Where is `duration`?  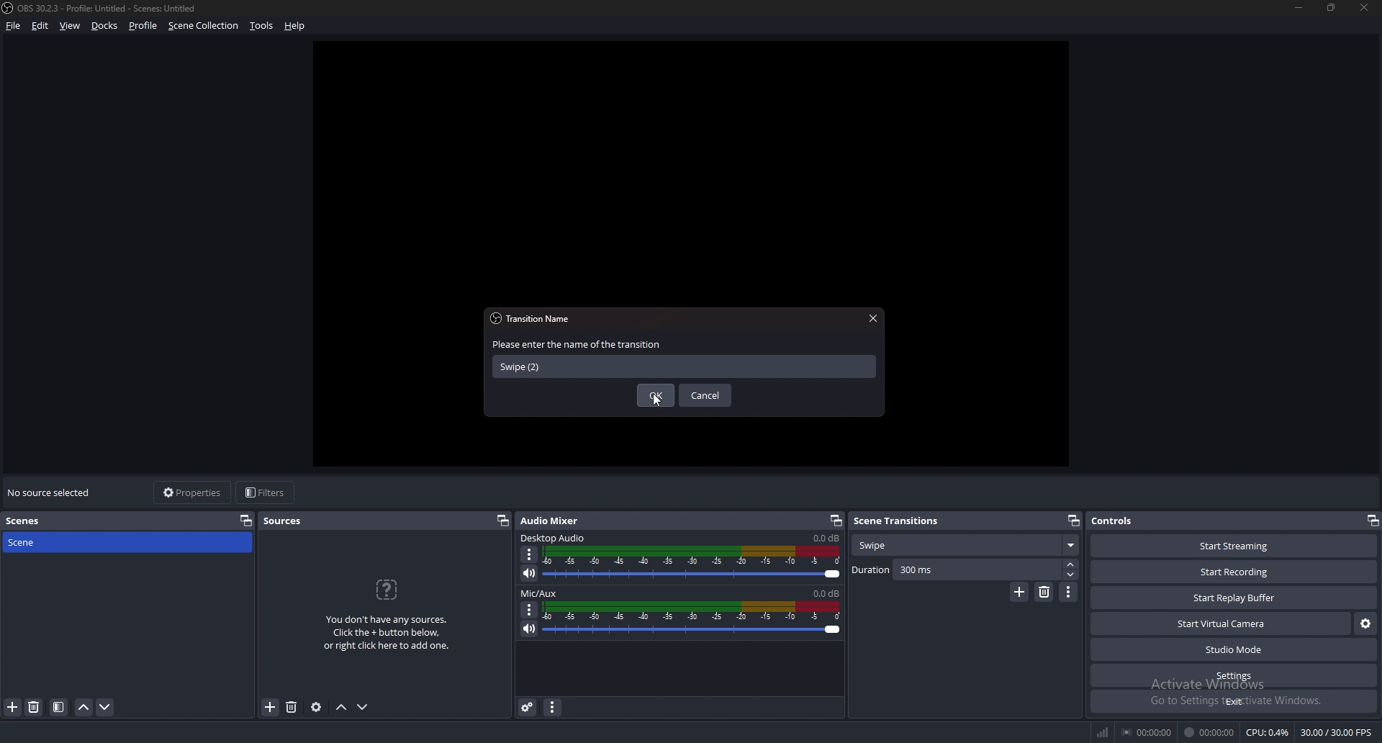
duration is located at coordinates (956, 569).